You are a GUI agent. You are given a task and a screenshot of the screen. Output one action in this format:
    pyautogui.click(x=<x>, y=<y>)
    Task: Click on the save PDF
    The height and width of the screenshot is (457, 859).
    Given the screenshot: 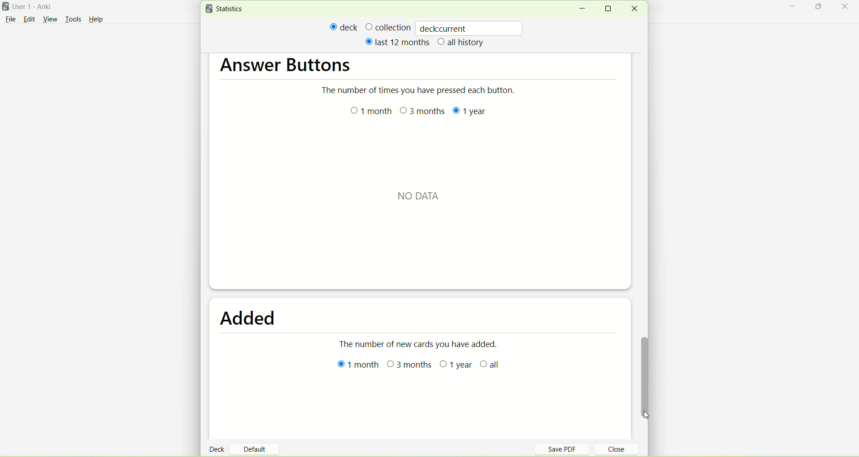 What is the action you would take?
    pyautogui.click(x=567, y=449)
    